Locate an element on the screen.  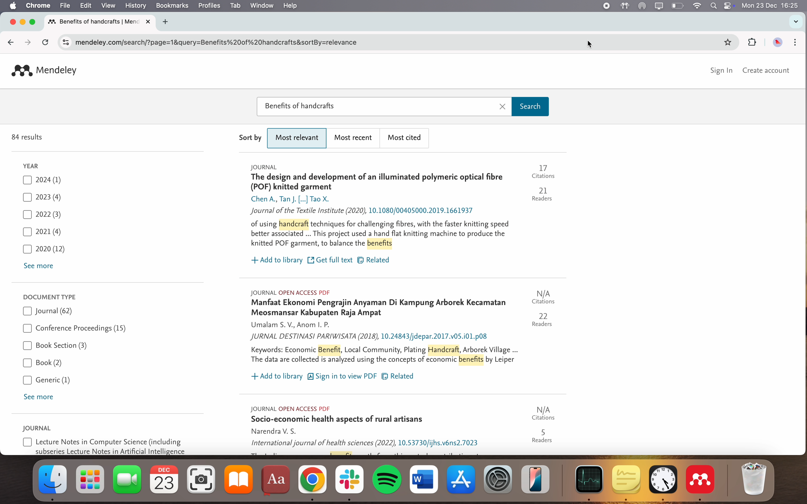
most recent is located at coordinates (355, 139).